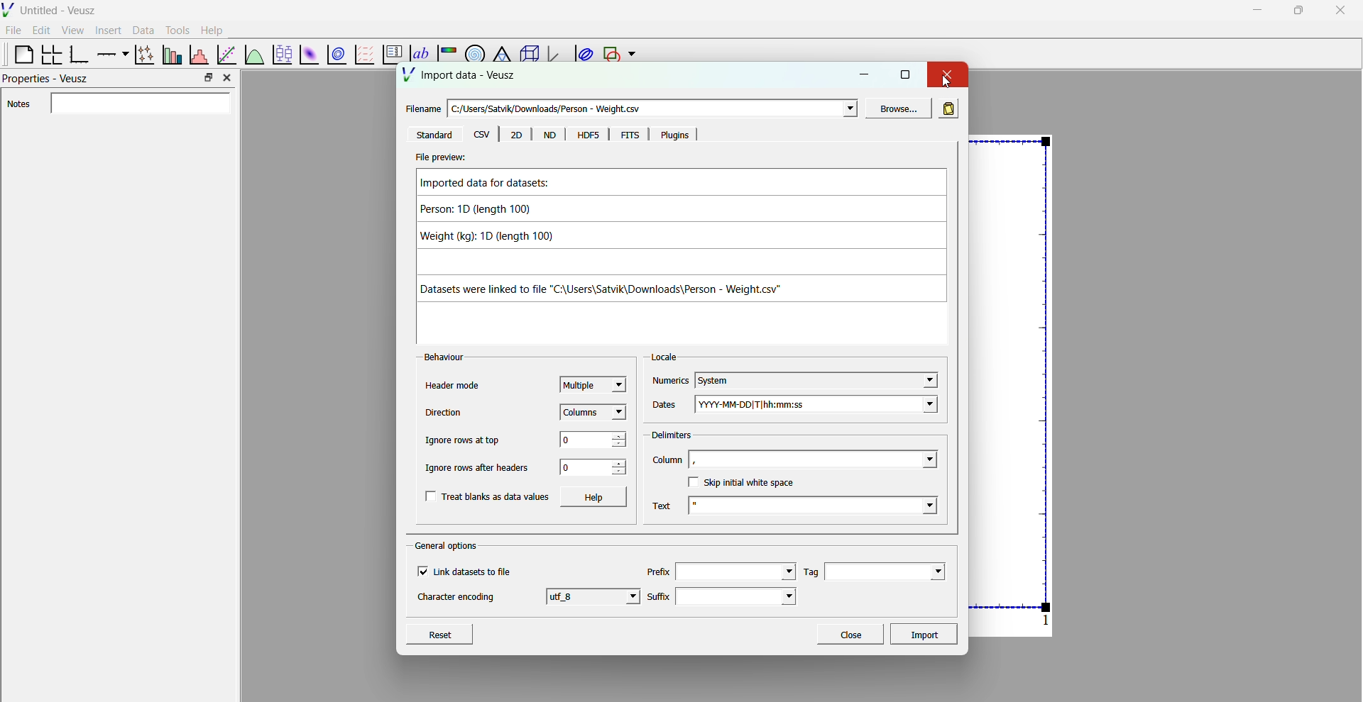 This screenshot has height=702, width=1363. Describe the element at coordinates (454, 633) in the screenshot. I see `Reset` at that location.